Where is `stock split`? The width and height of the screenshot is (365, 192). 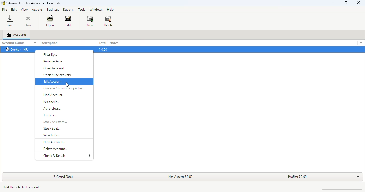 stock split is located at coordinates (52, 129).